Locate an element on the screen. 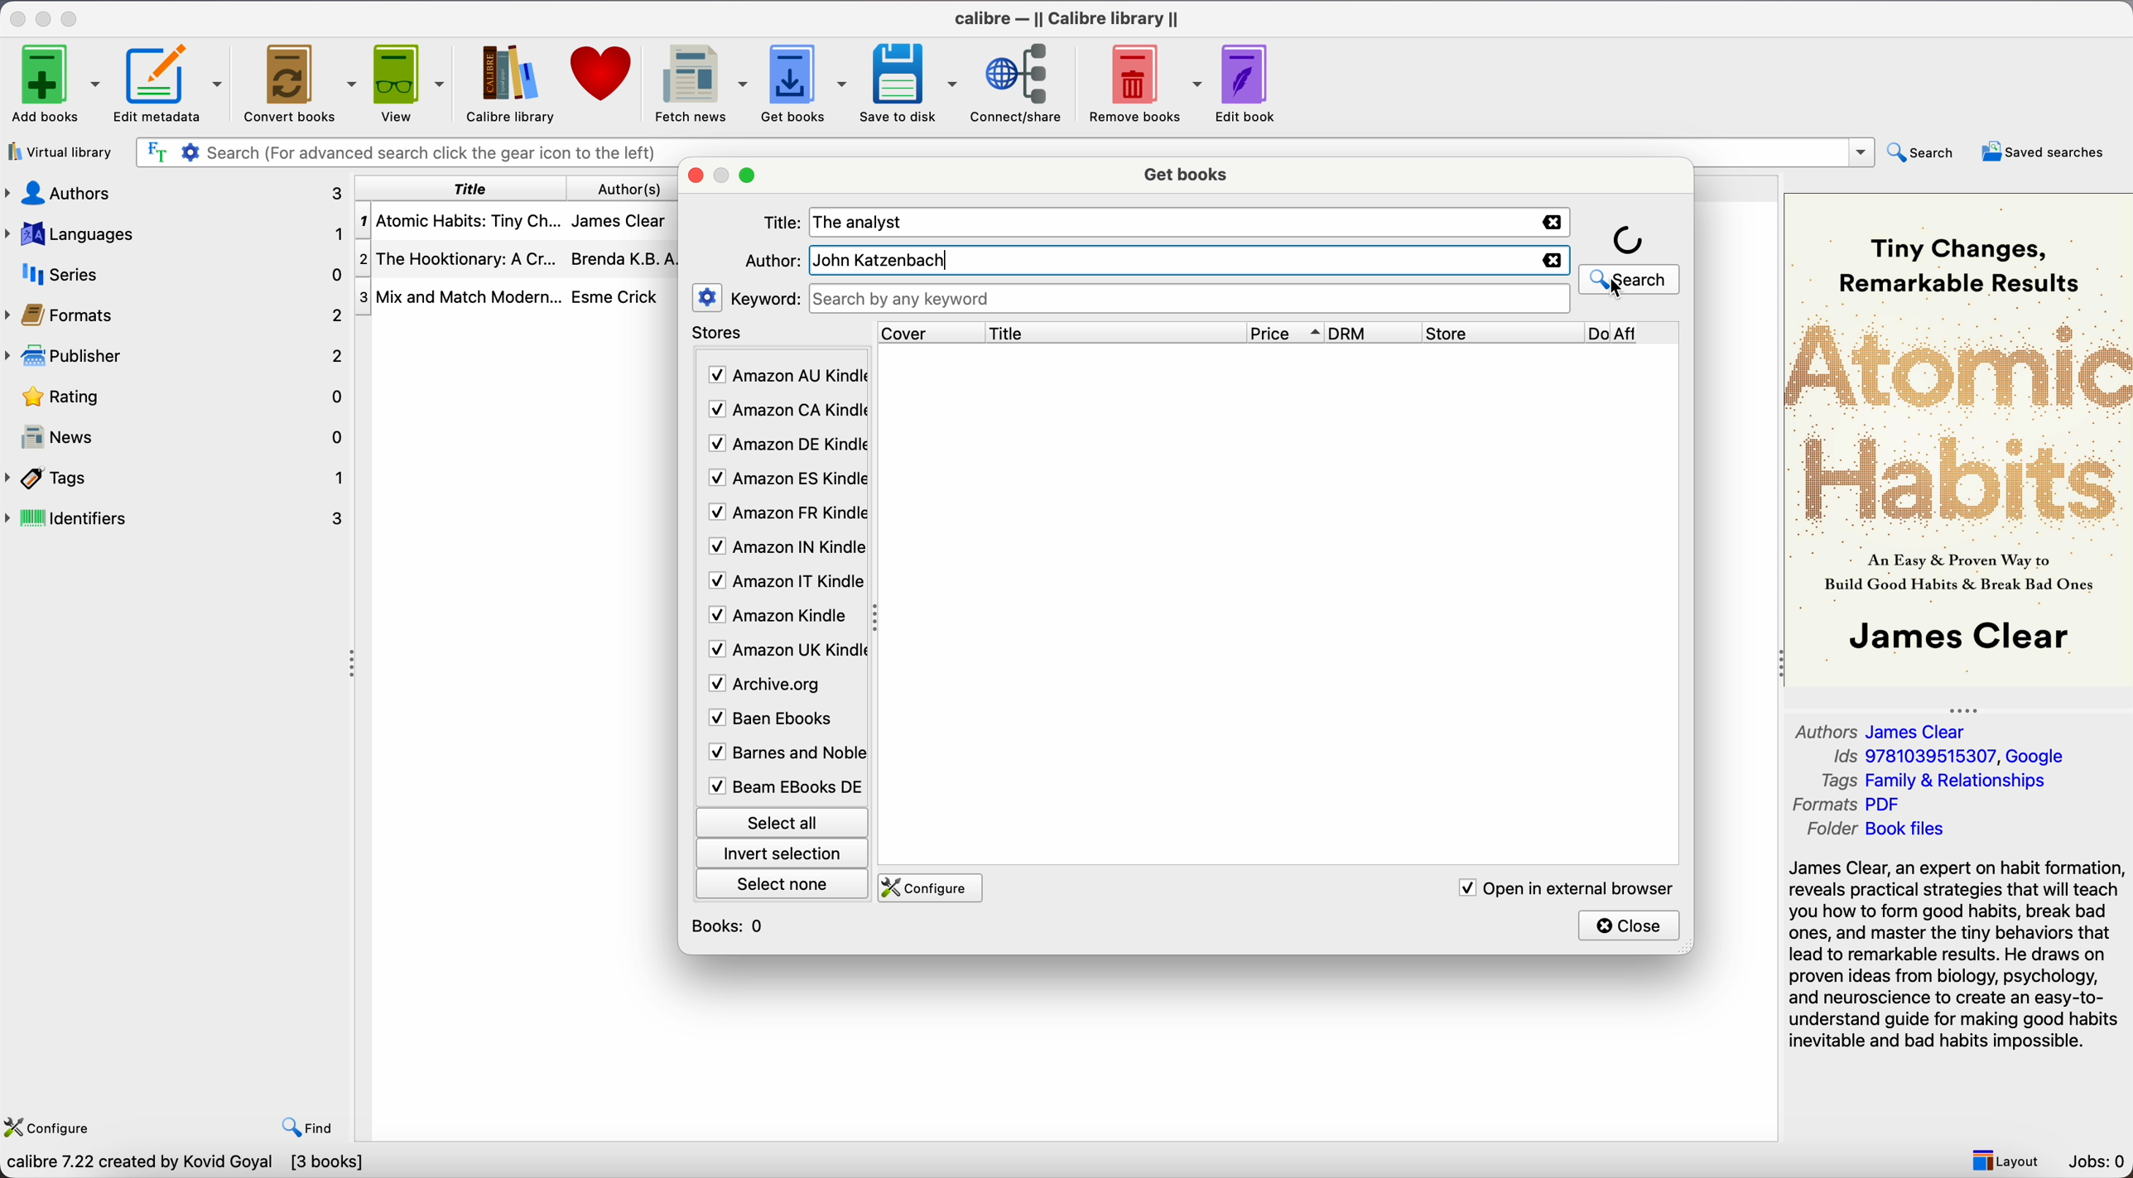 The height and width of the screenshot is (1178, 2133). save to disk is located at coordinates (908, 82).